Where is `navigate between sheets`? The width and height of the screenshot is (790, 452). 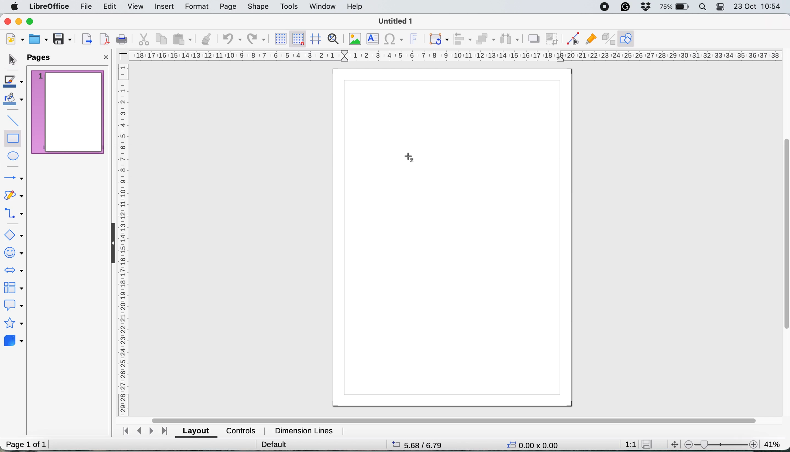
navigate between sheets is located at coordinates (147, 431).